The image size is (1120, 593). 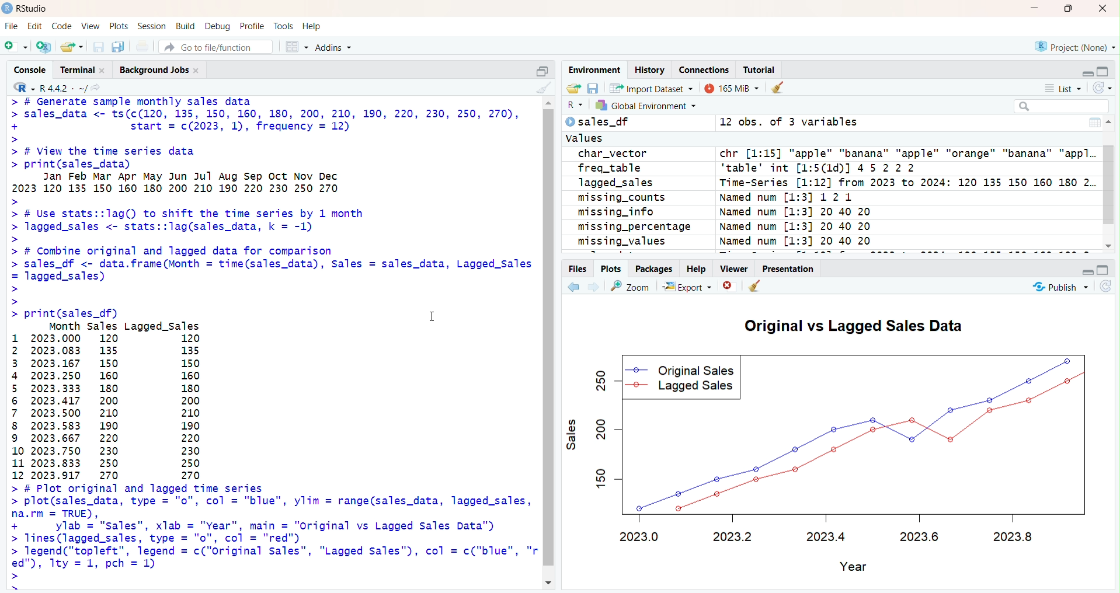 What do you see at coordinates (45, 47) in the screenshot?
I see `create a new project` at bounding box center [45, 47].